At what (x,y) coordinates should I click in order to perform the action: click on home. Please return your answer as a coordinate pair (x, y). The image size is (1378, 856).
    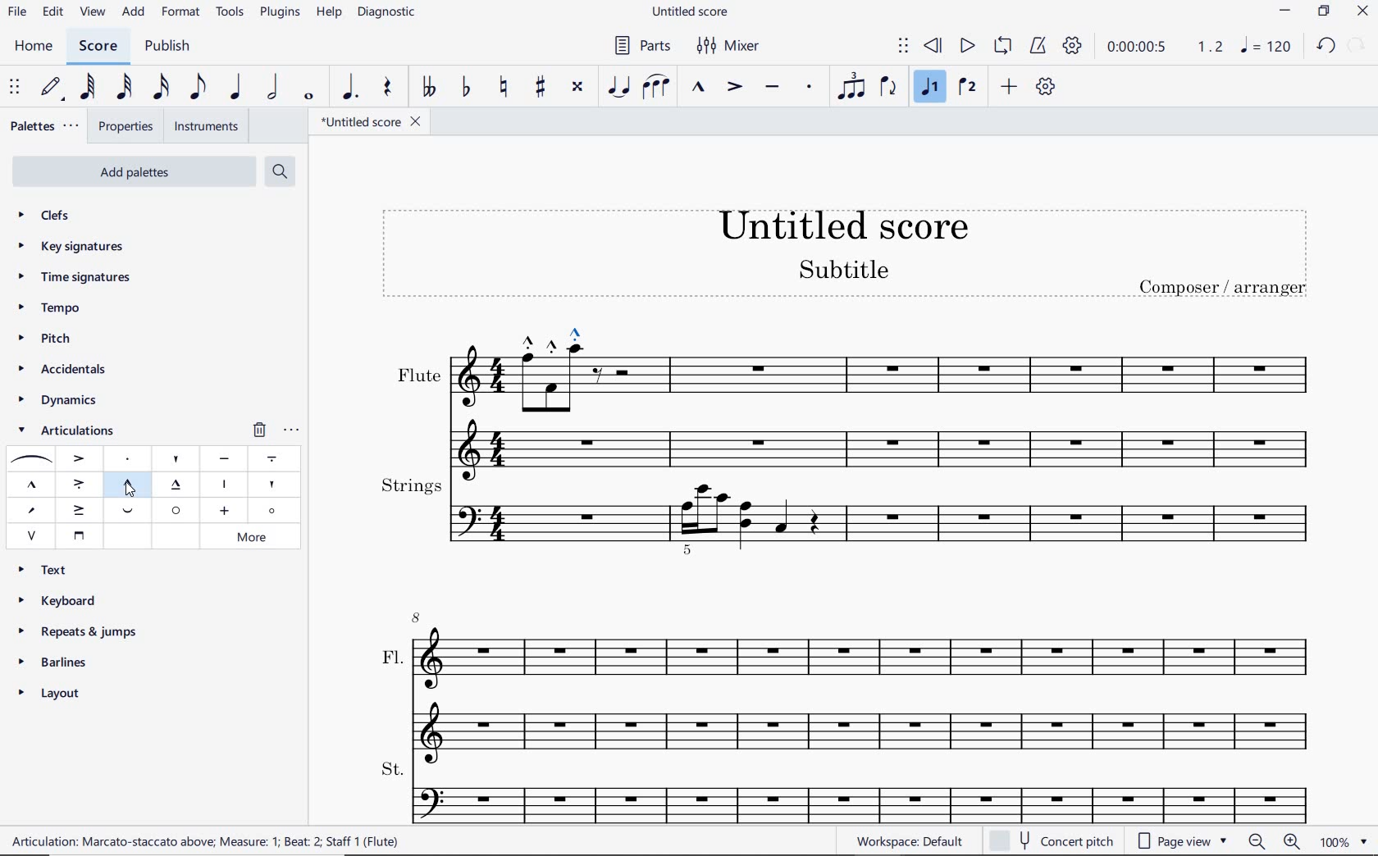
    Looking at the image, I should click on (37, 48).